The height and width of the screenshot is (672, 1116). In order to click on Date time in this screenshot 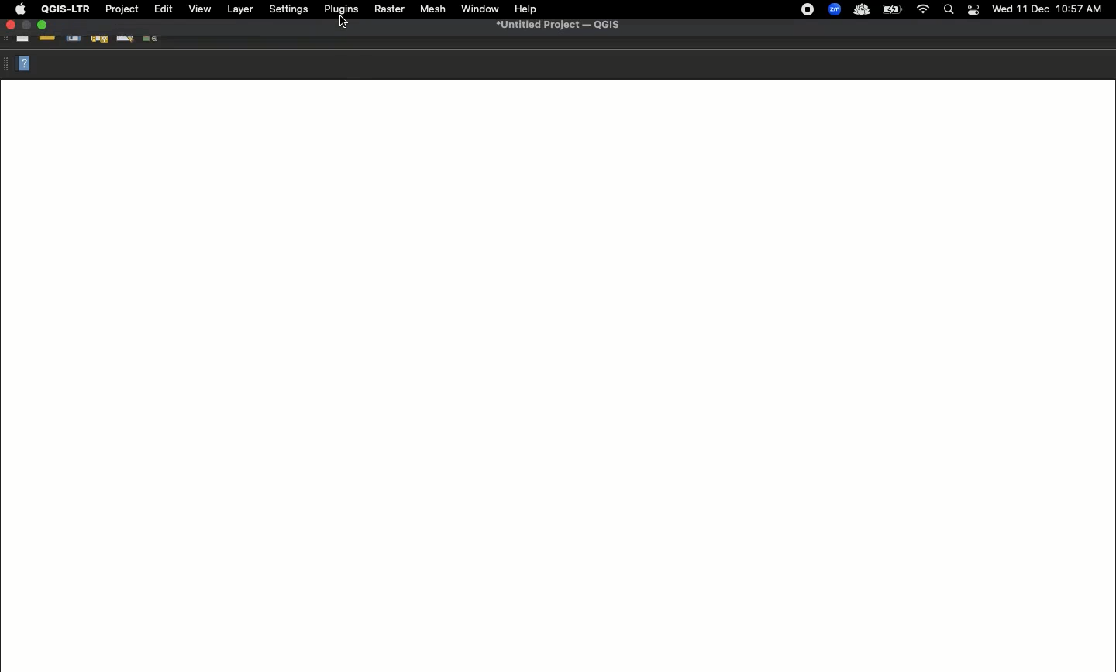, I will do `click(1049, 9)`.